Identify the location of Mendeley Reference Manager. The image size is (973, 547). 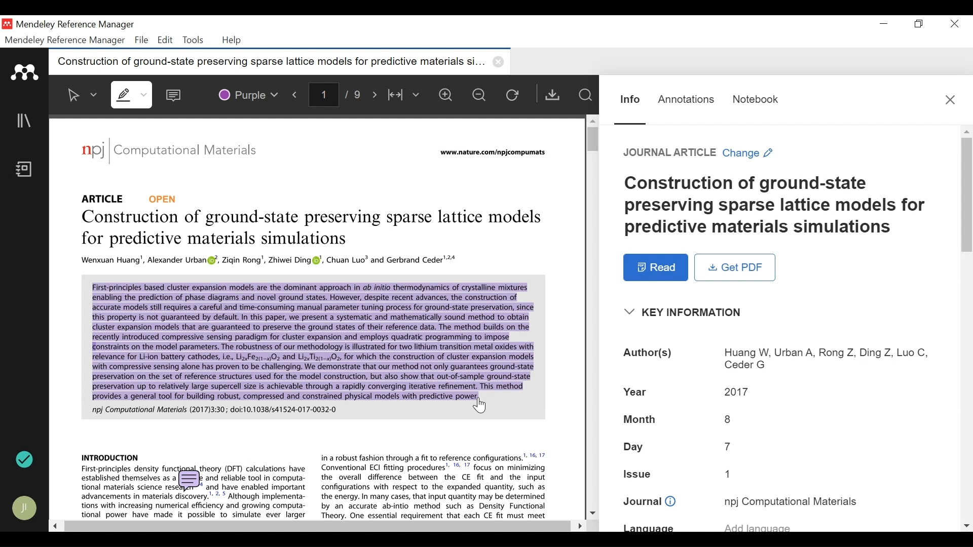
(74, 26).